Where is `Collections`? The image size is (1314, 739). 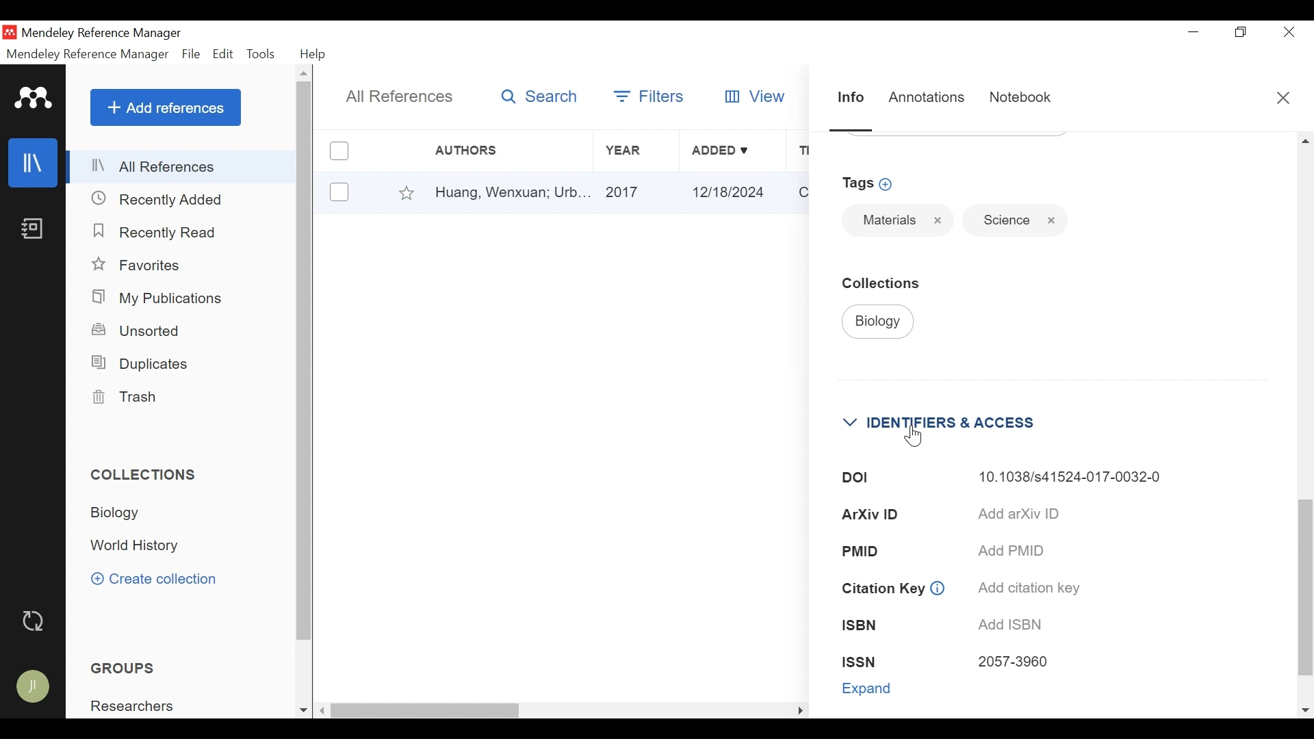 Collections is located at coordinates (150, 475).